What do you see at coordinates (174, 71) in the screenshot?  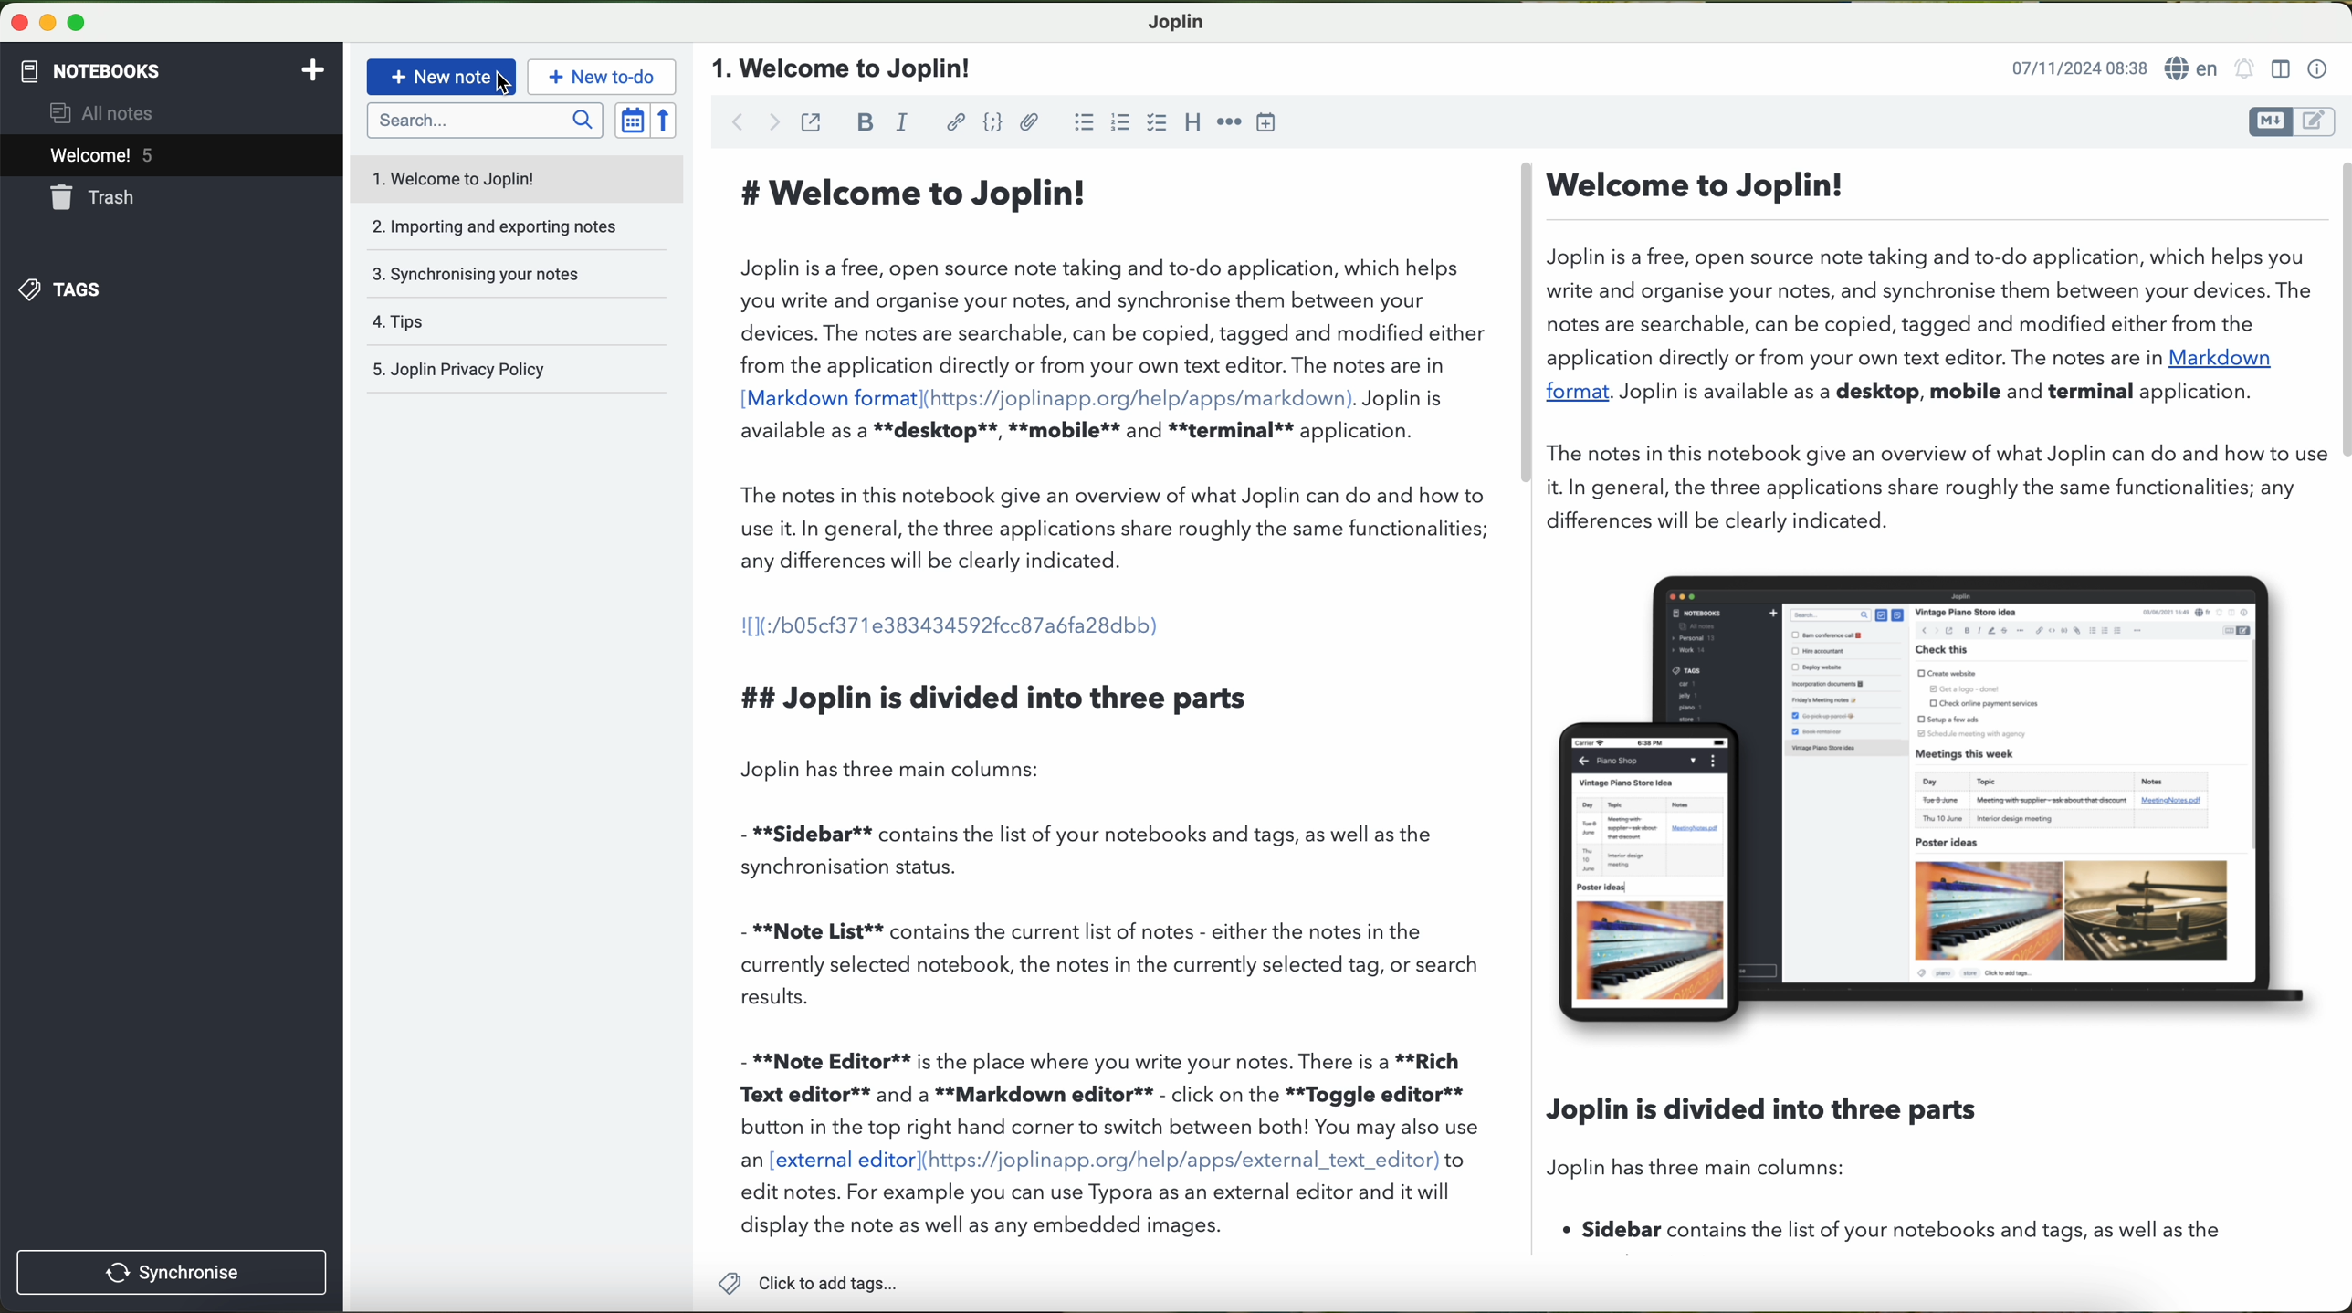 I see `notebooks tab` at bounding box center [174, 71].